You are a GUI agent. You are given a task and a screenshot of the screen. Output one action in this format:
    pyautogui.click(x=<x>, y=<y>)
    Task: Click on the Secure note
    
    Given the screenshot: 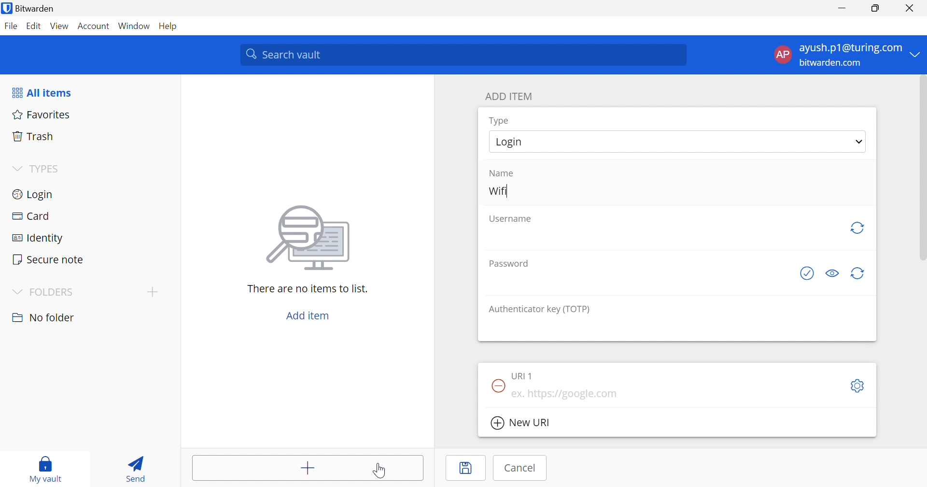 What is the action you would take?
    pyautogui.click(x=47, y=260)
    